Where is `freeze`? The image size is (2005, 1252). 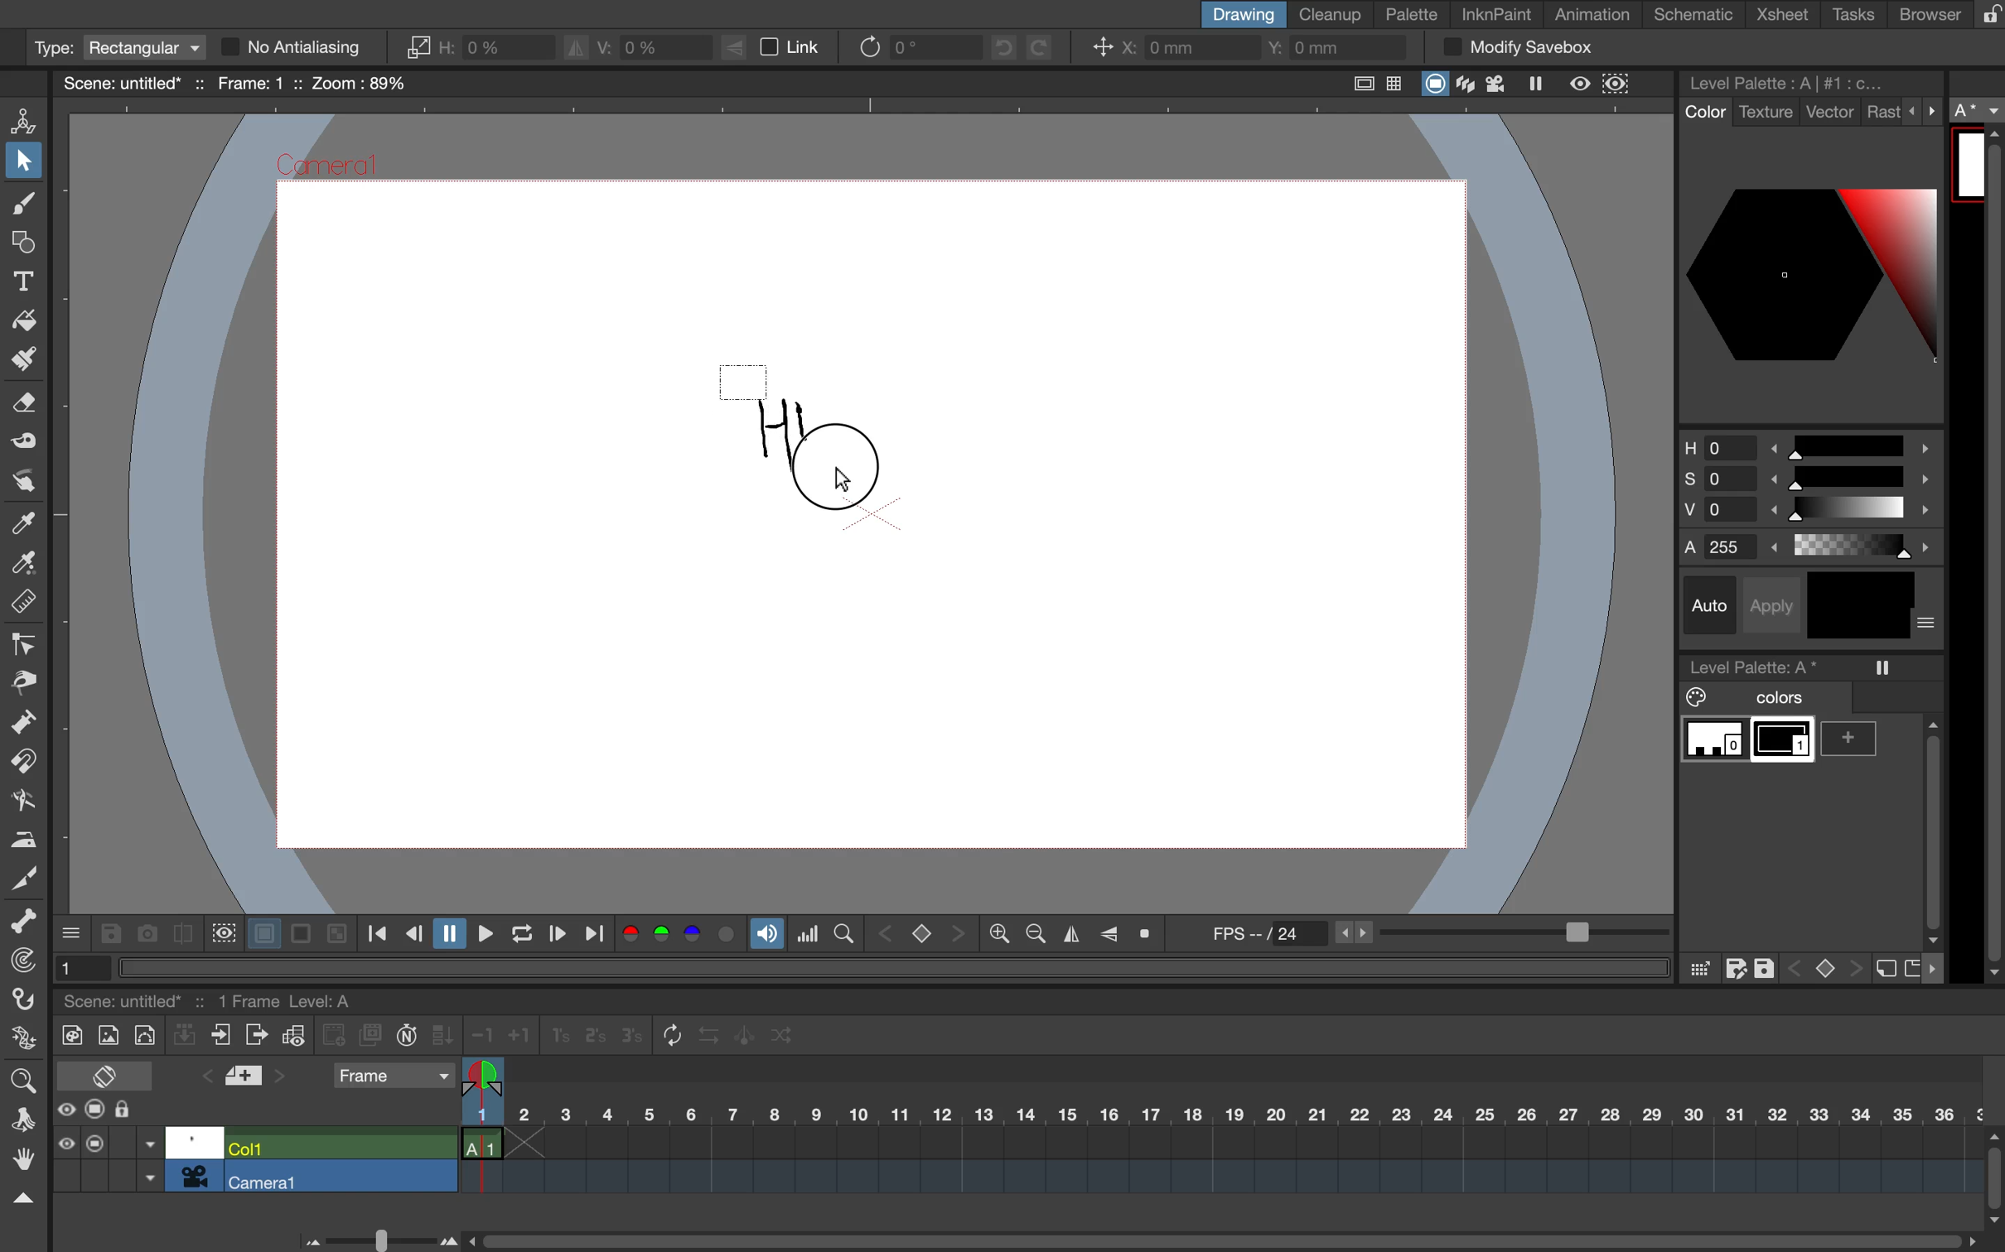
freeze is located at coordinates (1884, 667).